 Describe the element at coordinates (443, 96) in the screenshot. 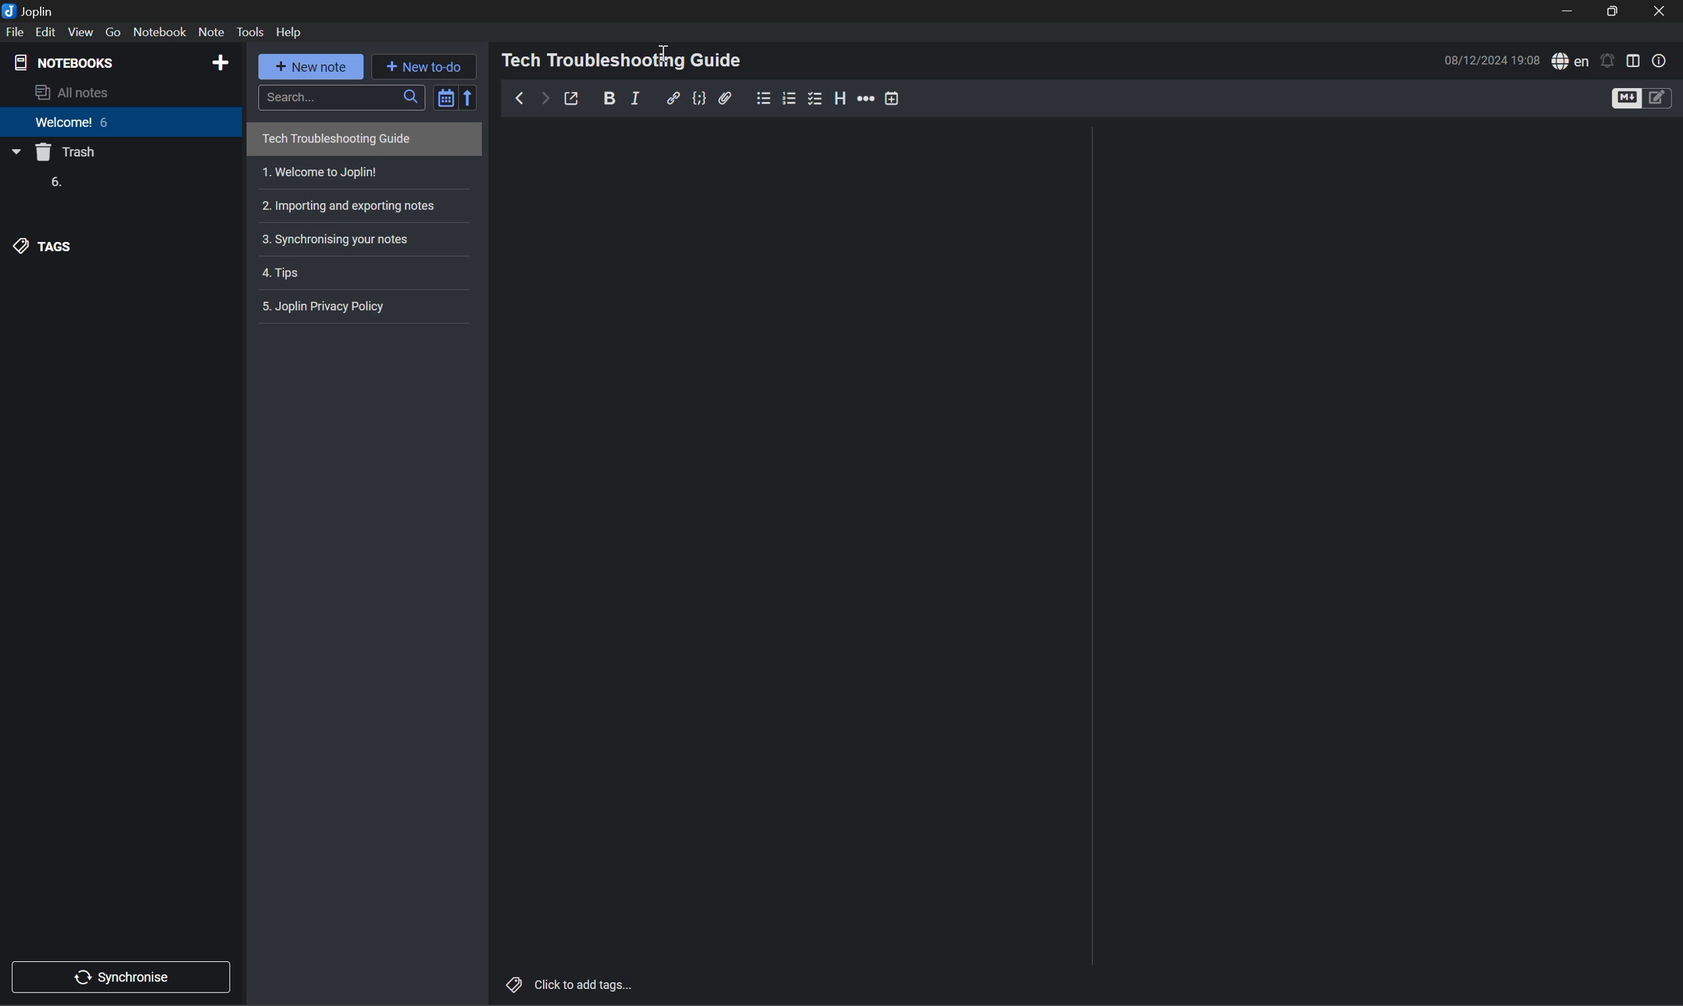

I see `Toggle sort order field` at that location.